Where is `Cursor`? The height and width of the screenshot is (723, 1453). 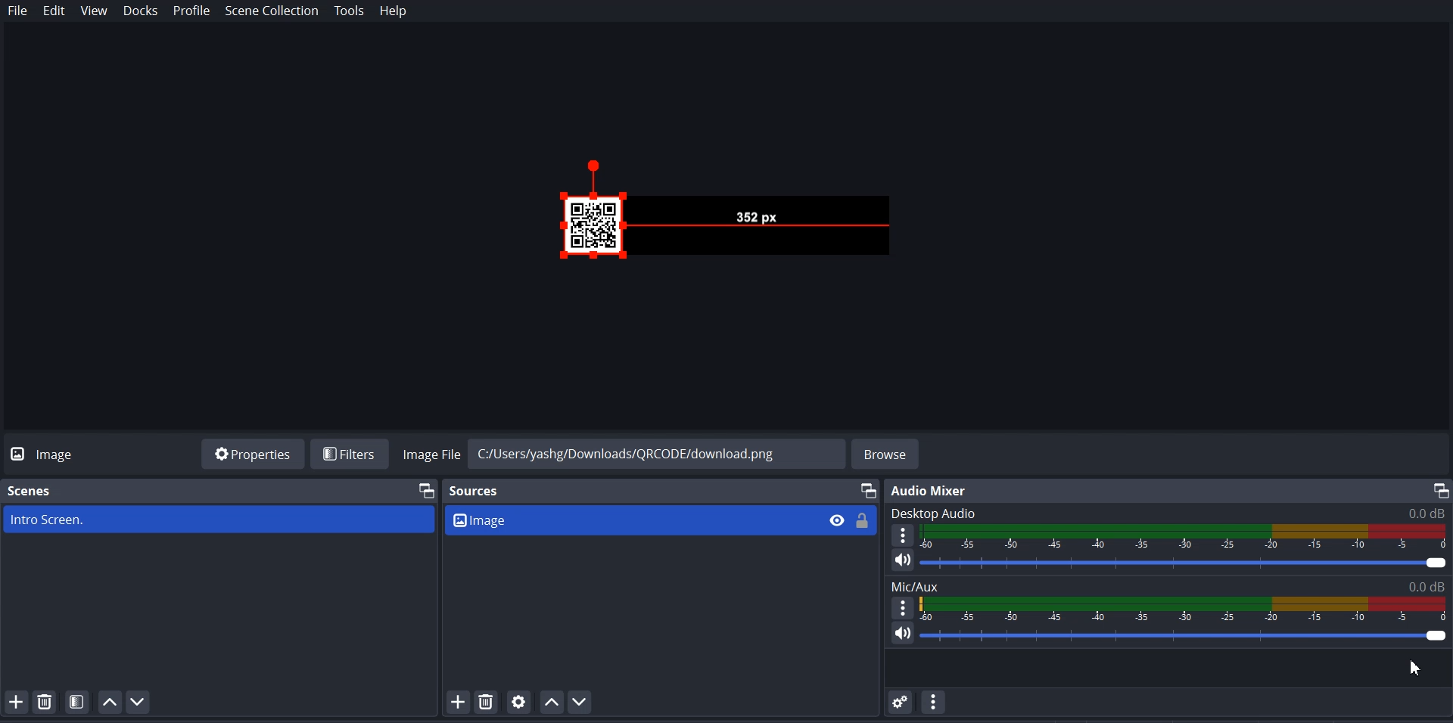 Cursor is located at coordinates (1414, 667).